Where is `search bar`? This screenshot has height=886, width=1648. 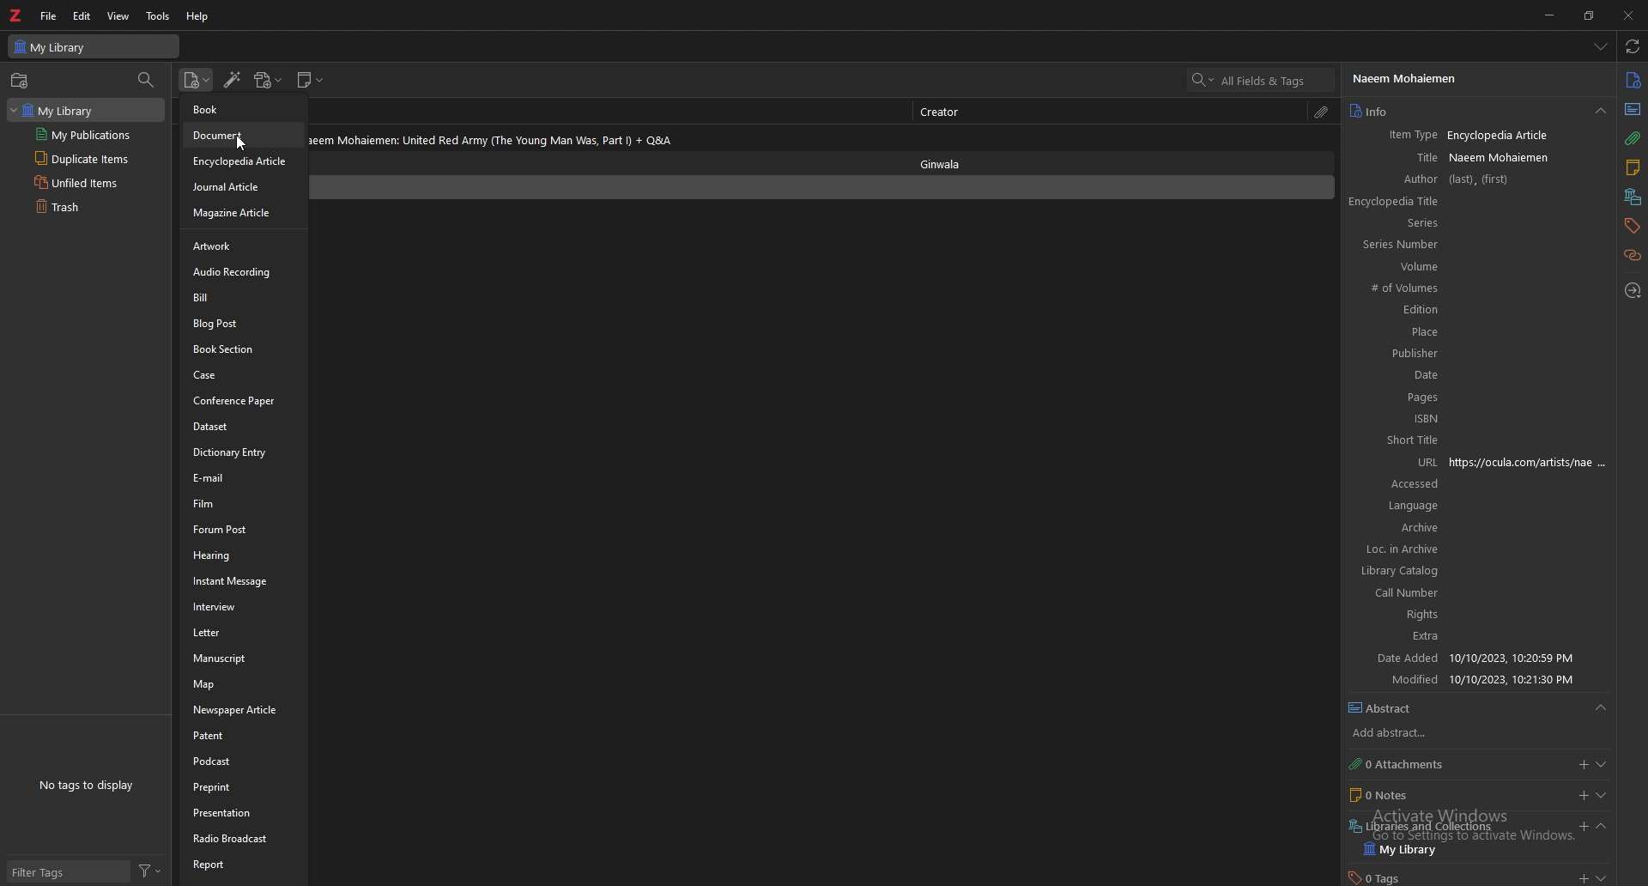
search bar is located at coordinates (1261, 80).